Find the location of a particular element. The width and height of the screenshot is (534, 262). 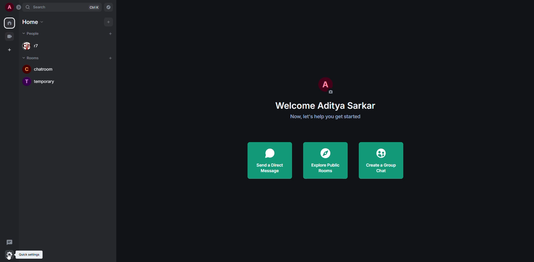

search is located at coordinates (37, 7).